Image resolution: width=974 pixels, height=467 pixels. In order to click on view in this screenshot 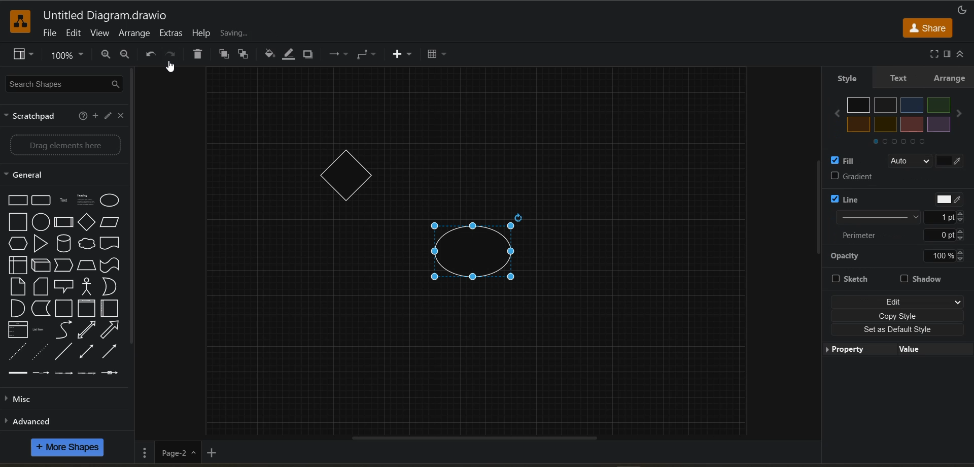, I will do `click(101, 35)`.